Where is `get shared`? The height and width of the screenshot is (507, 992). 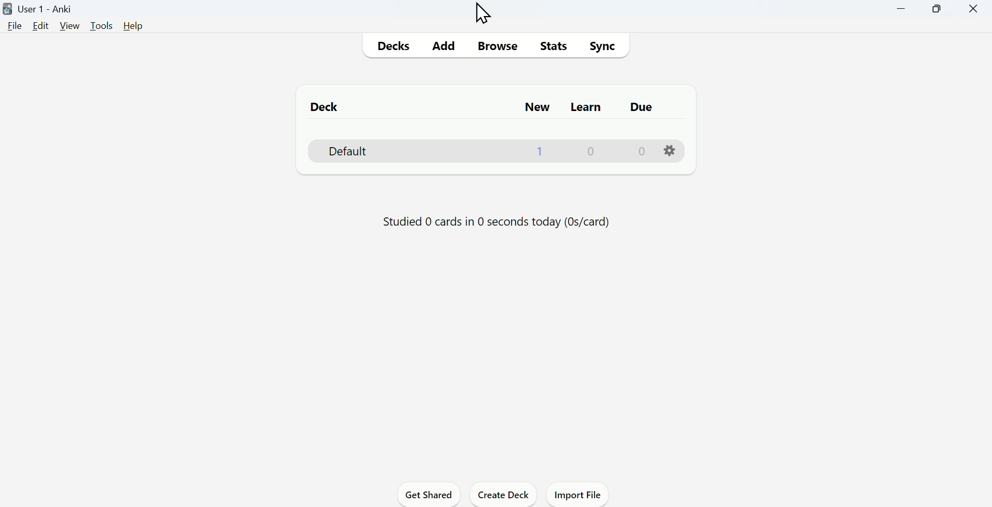
get shared is located at coordinates (430, 496).